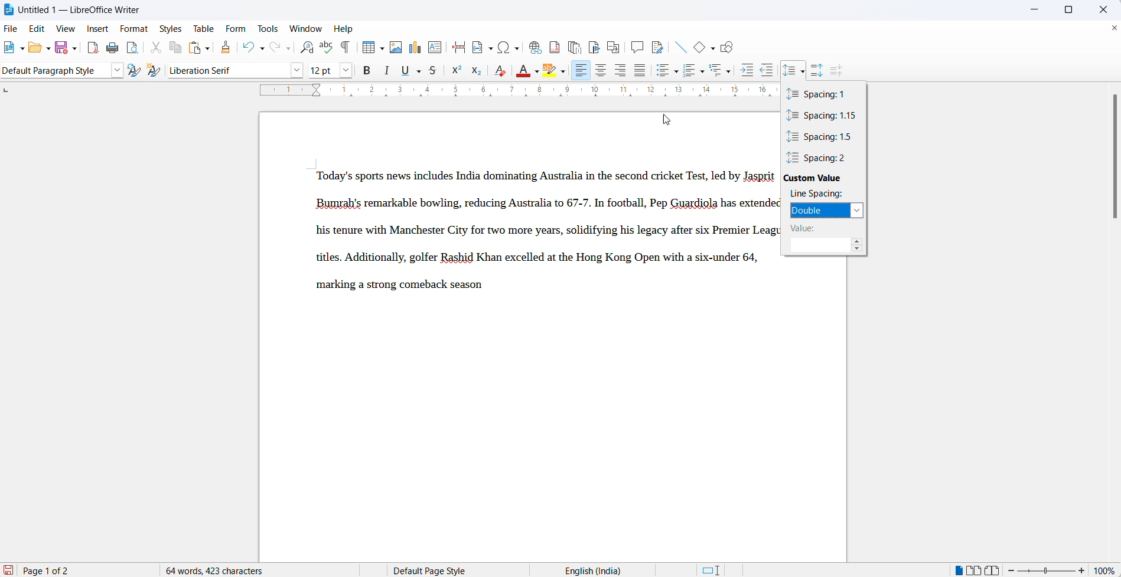 This screenshot has height=577, width=1121. I want to click on spacing value 1.5, so click(822, 137).